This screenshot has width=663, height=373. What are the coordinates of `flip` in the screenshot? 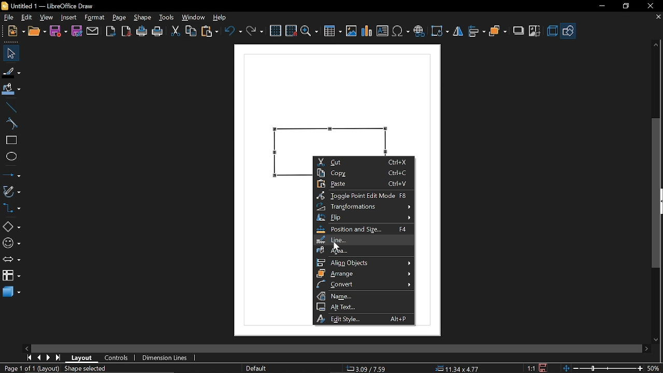 It's located at (362, 218).